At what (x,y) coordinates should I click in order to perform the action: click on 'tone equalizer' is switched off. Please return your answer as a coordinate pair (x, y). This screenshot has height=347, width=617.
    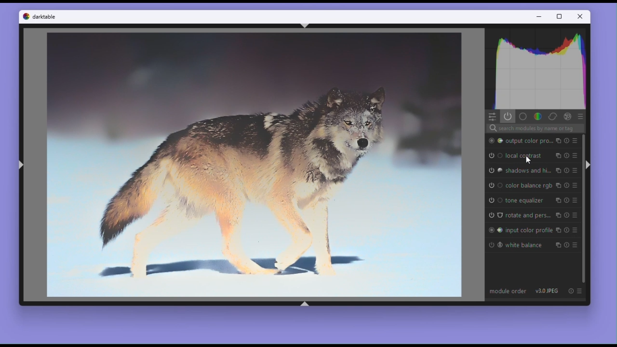
    Looking at the image, I should click on (494, 199).